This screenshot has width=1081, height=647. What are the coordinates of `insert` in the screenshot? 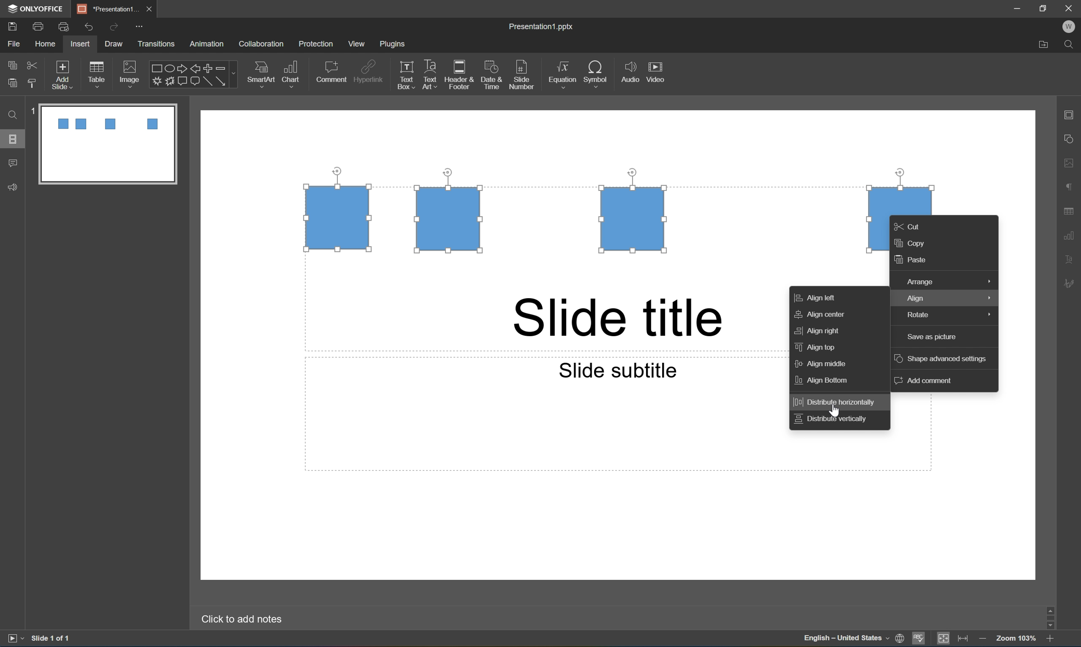 It's located at (81, 44).